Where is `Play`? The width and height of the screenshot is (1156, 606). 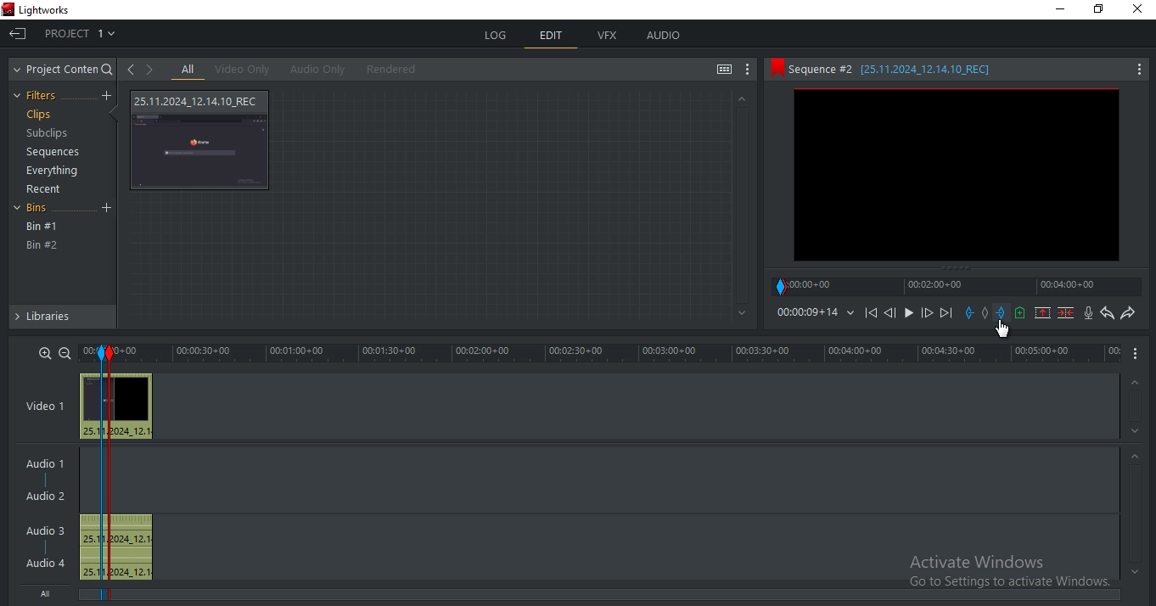 Play is located at coordinates (909, 312).